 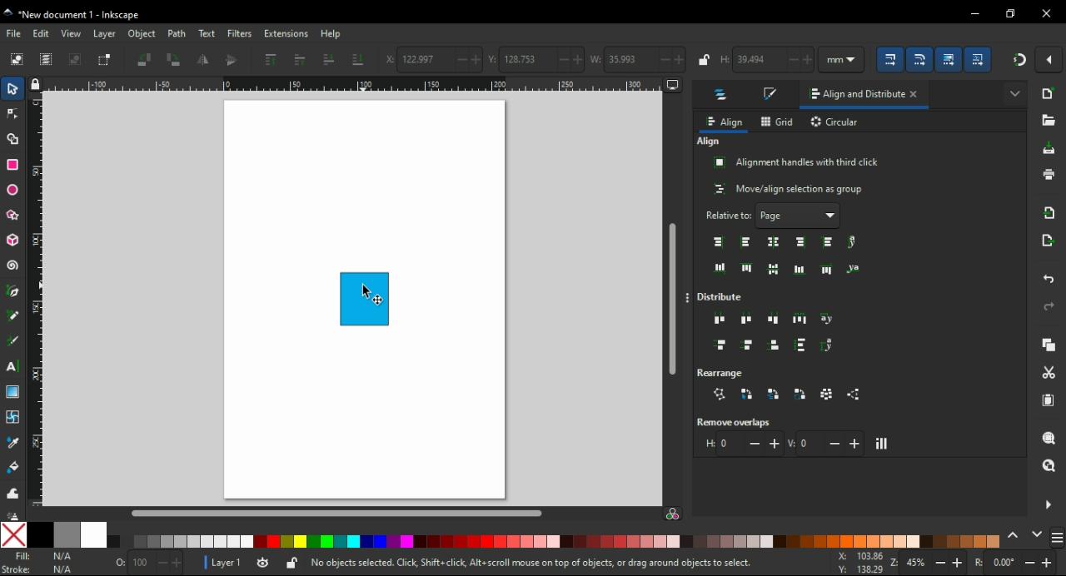 What do you see at coordinates (225, 562) in the screenshot?
I see `Layer 1` at bounding box center [225, 562].